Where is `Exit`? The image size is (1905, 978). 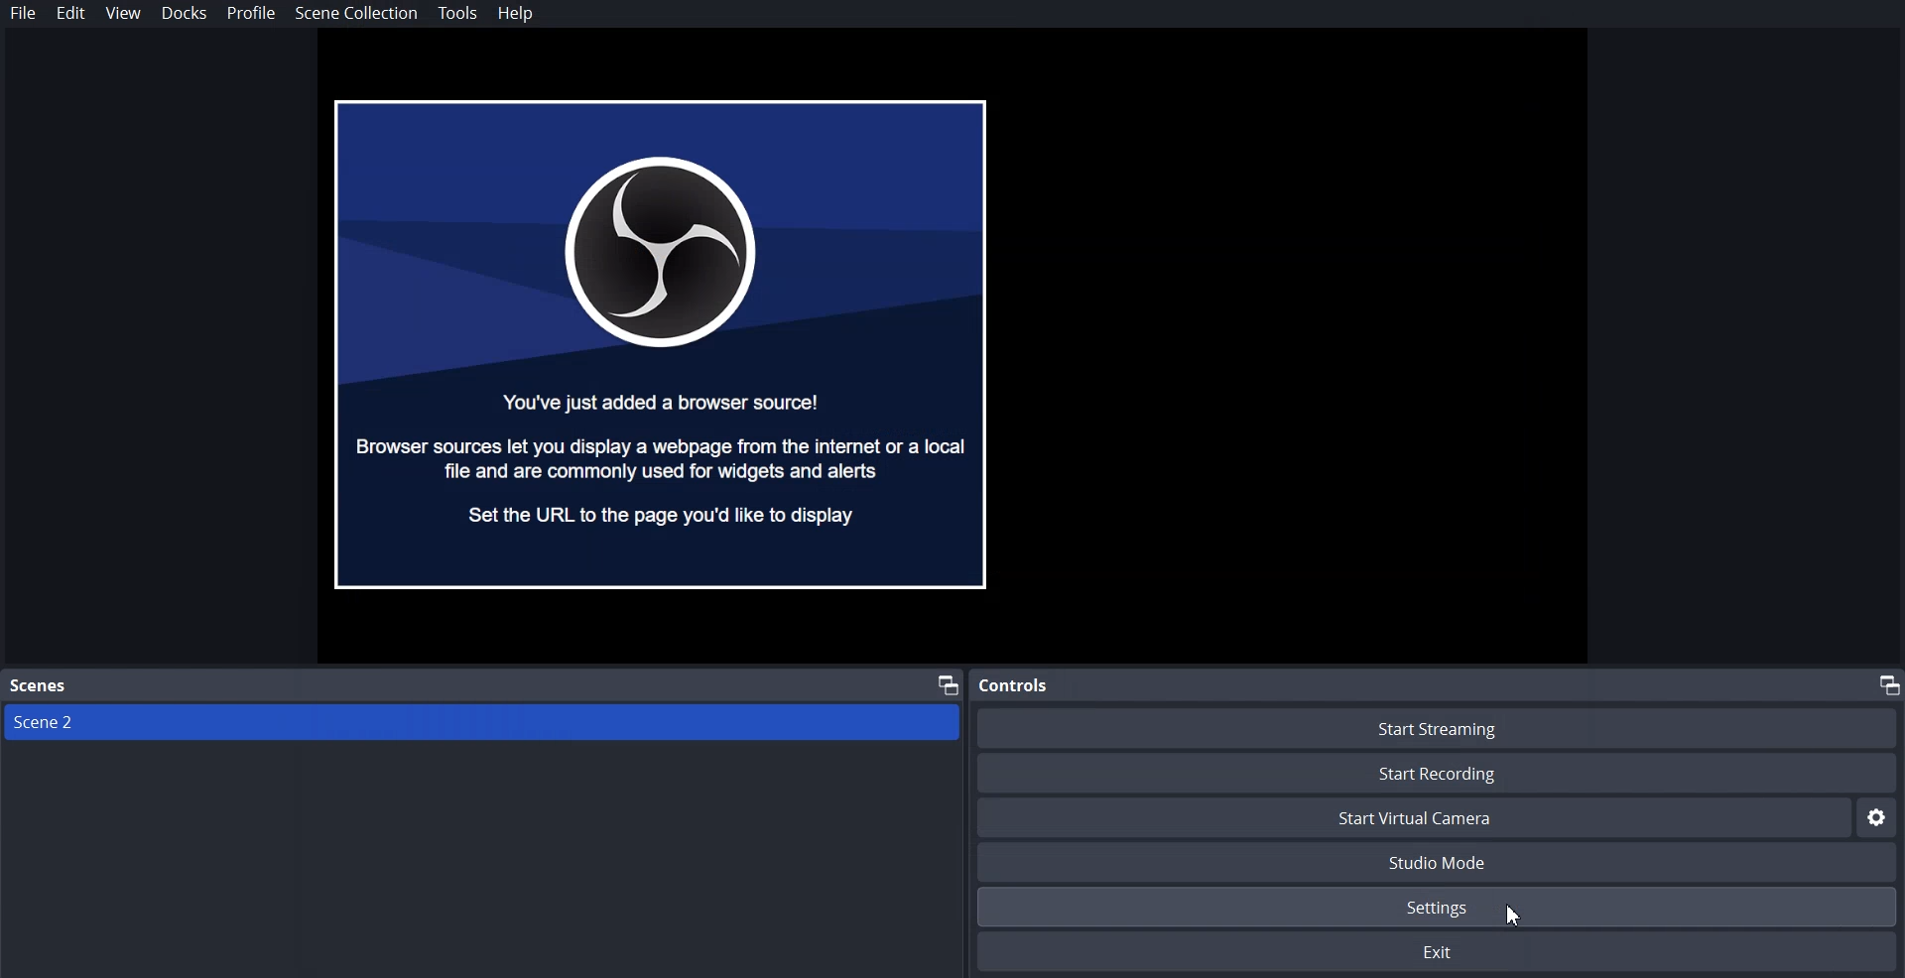 Exit is located at coordinates (1439, 953).